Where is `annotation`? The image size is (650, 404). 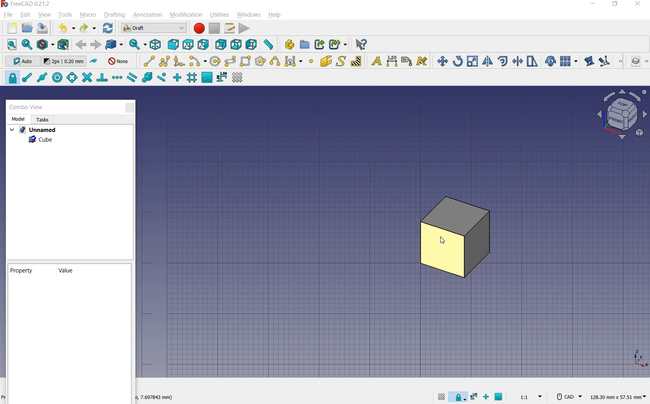 annotation is located at coordinates (149, 15).